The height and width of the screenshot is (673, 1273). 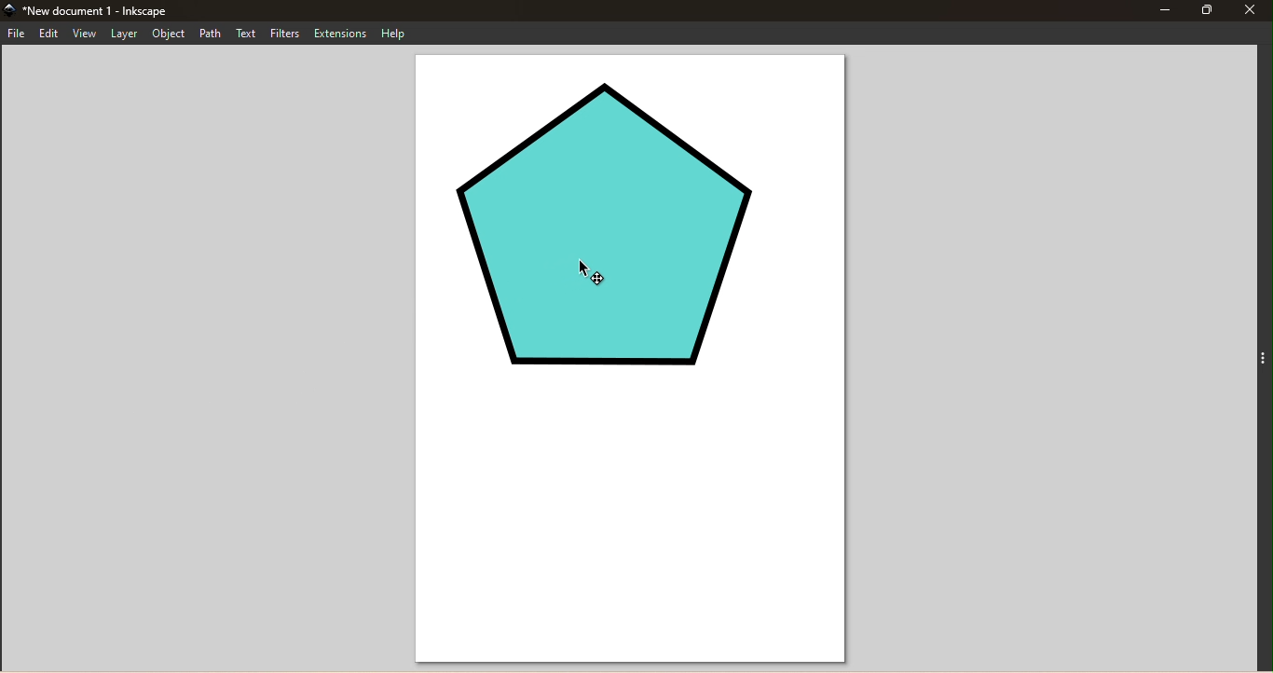 What do you see at coordinates (1252, 9) in the screenshot?
I see `Close` at bounding box center [1252, 9].